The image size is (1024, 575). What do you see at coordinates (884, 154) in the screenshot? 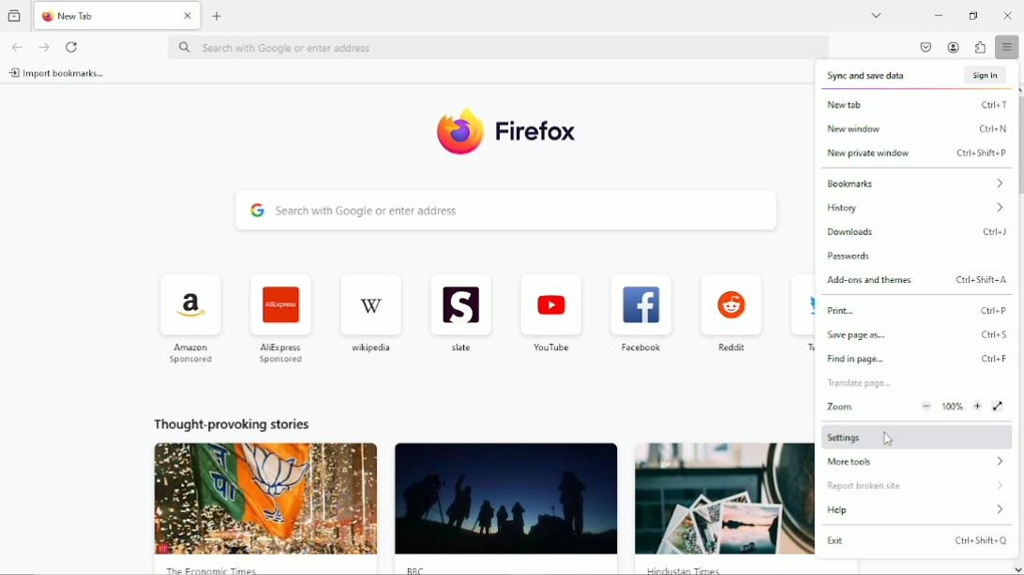
I see `new private window` at bounding box center [884, 154].